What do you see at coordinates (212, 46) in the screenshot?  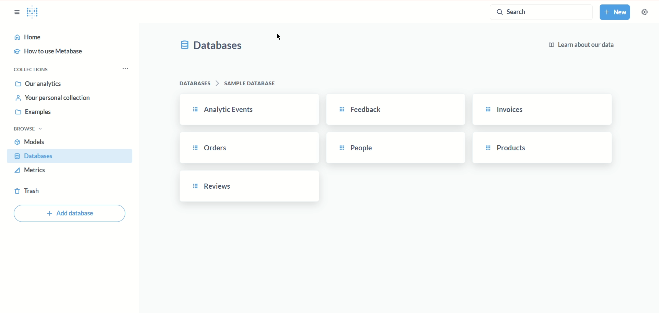 I see `database` at bounding box center [212, 46].